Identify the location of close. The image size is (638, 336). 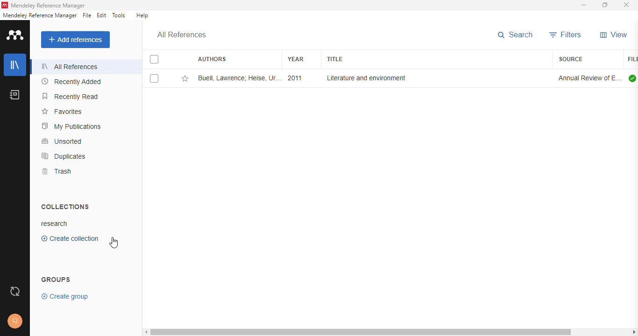
(627, 5).